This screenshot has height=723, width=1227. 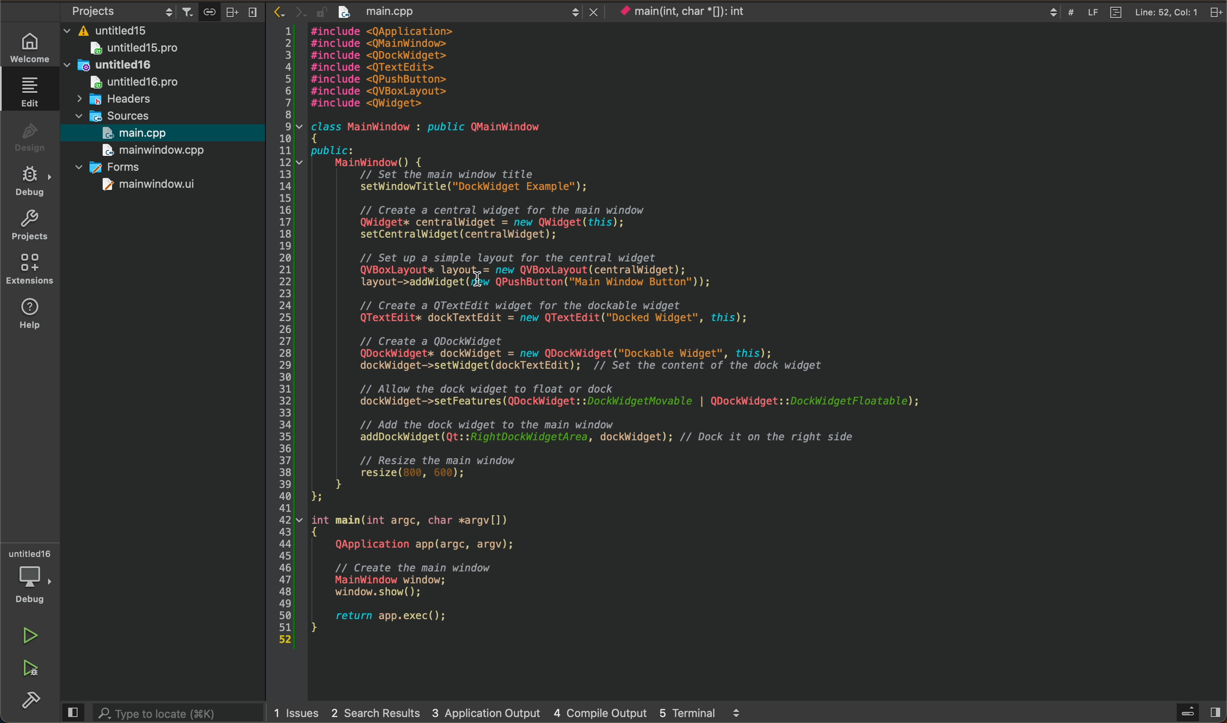 What do you see at coordinates (210, 10) in the screenshot?
I see `save` at bounding box center [210, 10].